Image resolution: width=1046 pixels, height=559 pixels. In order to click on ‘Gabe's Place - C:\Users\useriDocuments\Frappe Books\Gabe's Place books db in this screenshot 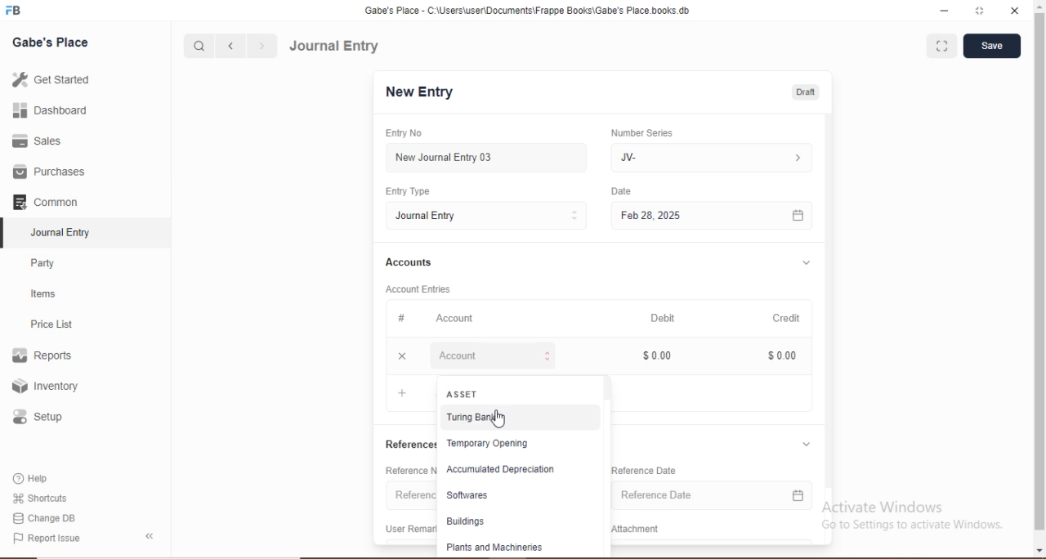, I will do `click(533, 11)`.